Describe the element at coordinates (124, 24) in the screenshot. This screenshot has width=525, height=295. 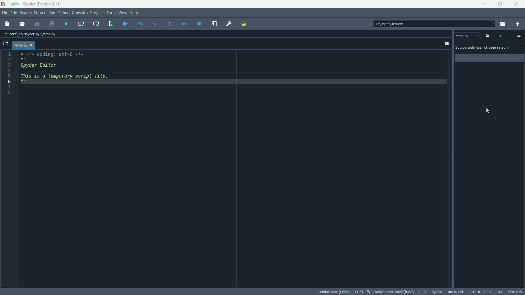
I see `debug file` at that location.